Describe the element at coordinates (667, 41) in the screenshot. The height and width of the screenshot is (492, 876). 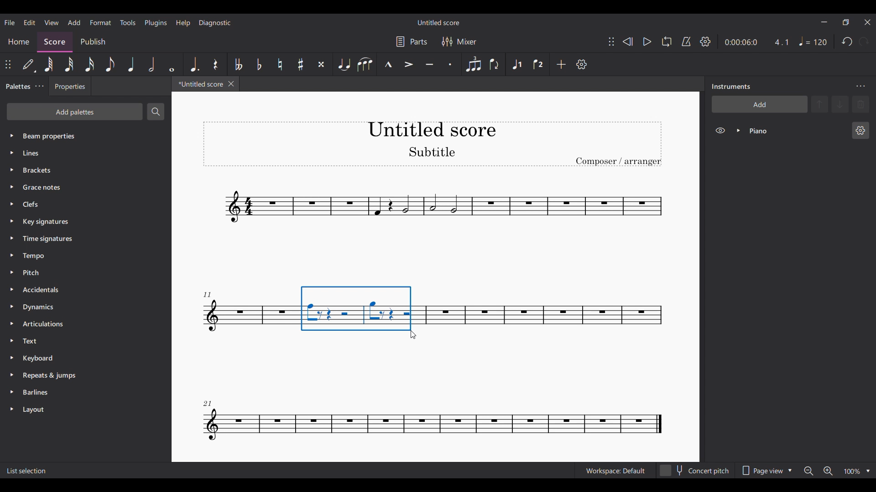
I see `Loop playback` at that location.